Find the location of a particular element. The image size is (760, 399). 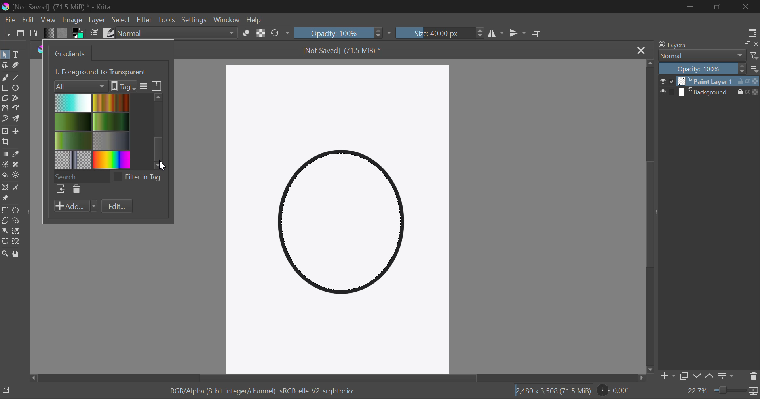

Brush Settings is located at coordinates (95, 34).